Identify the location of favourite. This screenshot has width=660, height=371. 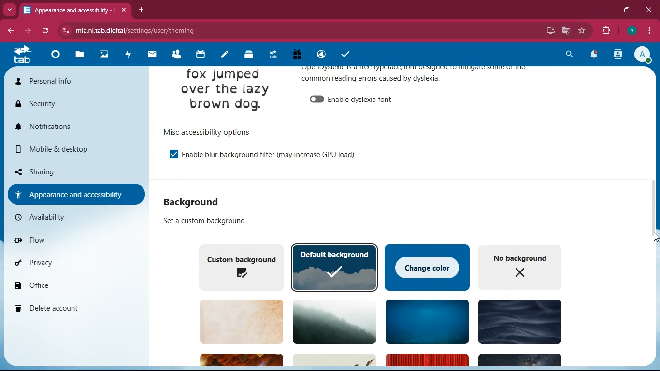
(581, 31).